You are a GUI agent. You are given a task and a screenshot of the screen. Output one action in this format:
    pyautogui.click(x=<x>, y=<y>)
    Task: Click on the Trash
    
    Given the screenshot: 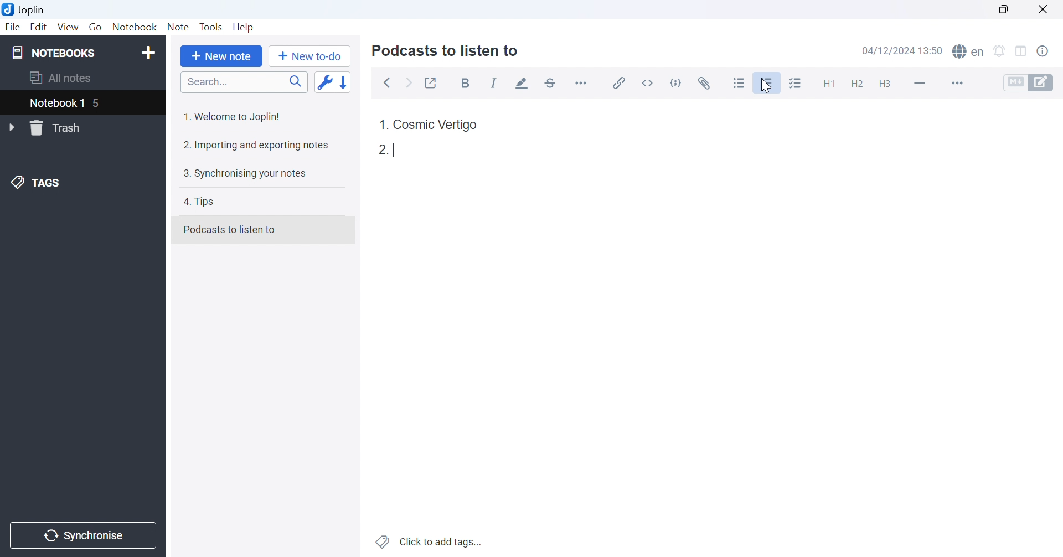 What is the action you would take?
    pyautogui.click(x=62, y=128)
    